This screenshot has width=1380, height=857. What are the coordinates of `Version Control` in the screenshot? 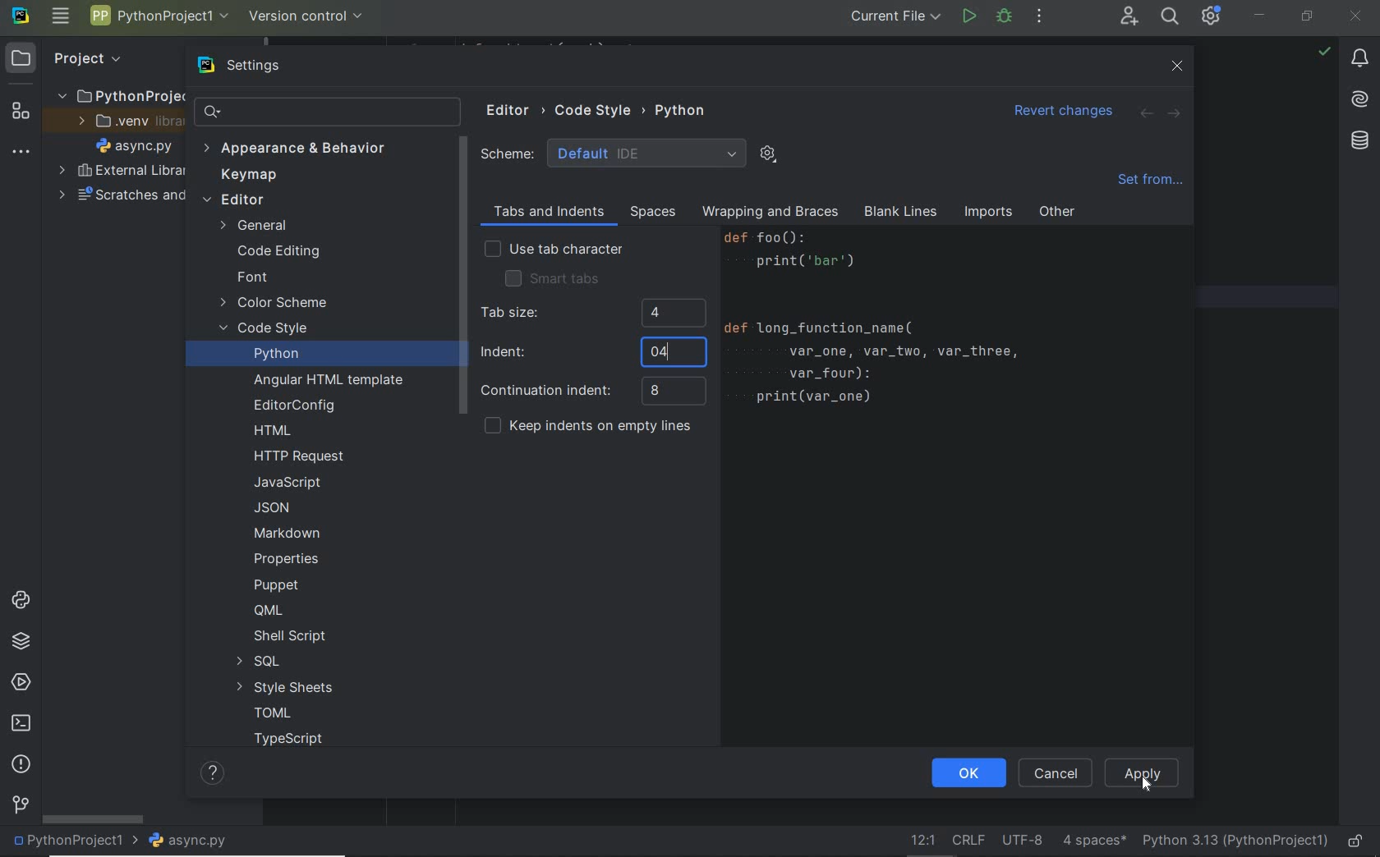 It's located at (306, 17).